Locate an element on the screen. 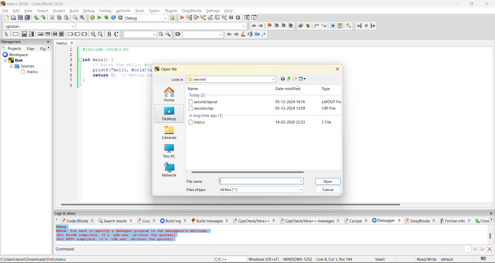 This screenshot has width=495, height=263. settings is located at coordinates (213, 11).